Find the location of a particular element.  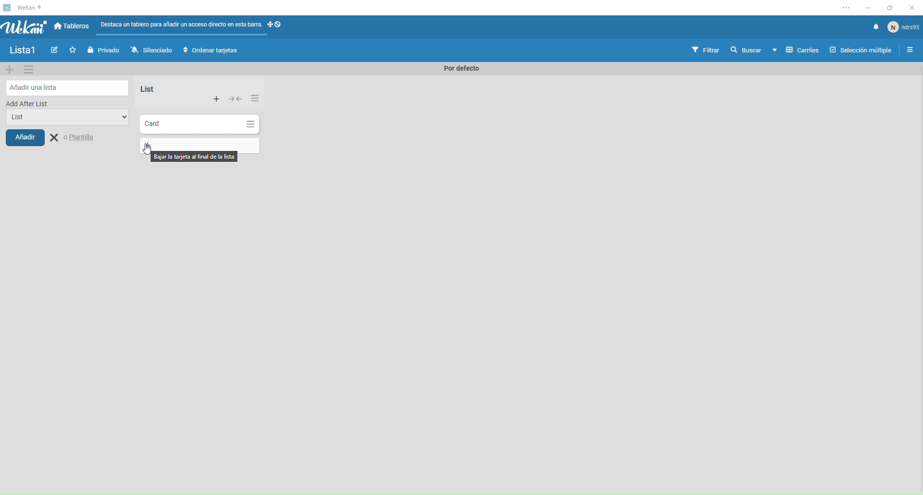

Sound is located at coordinates (876, 27).